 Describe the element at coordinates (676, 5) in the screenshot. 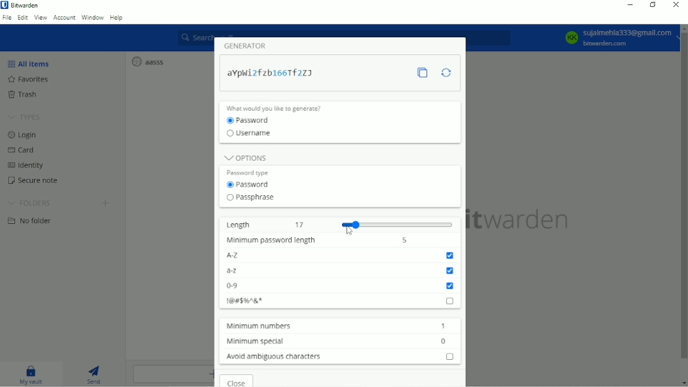

I see `Close` at that location.